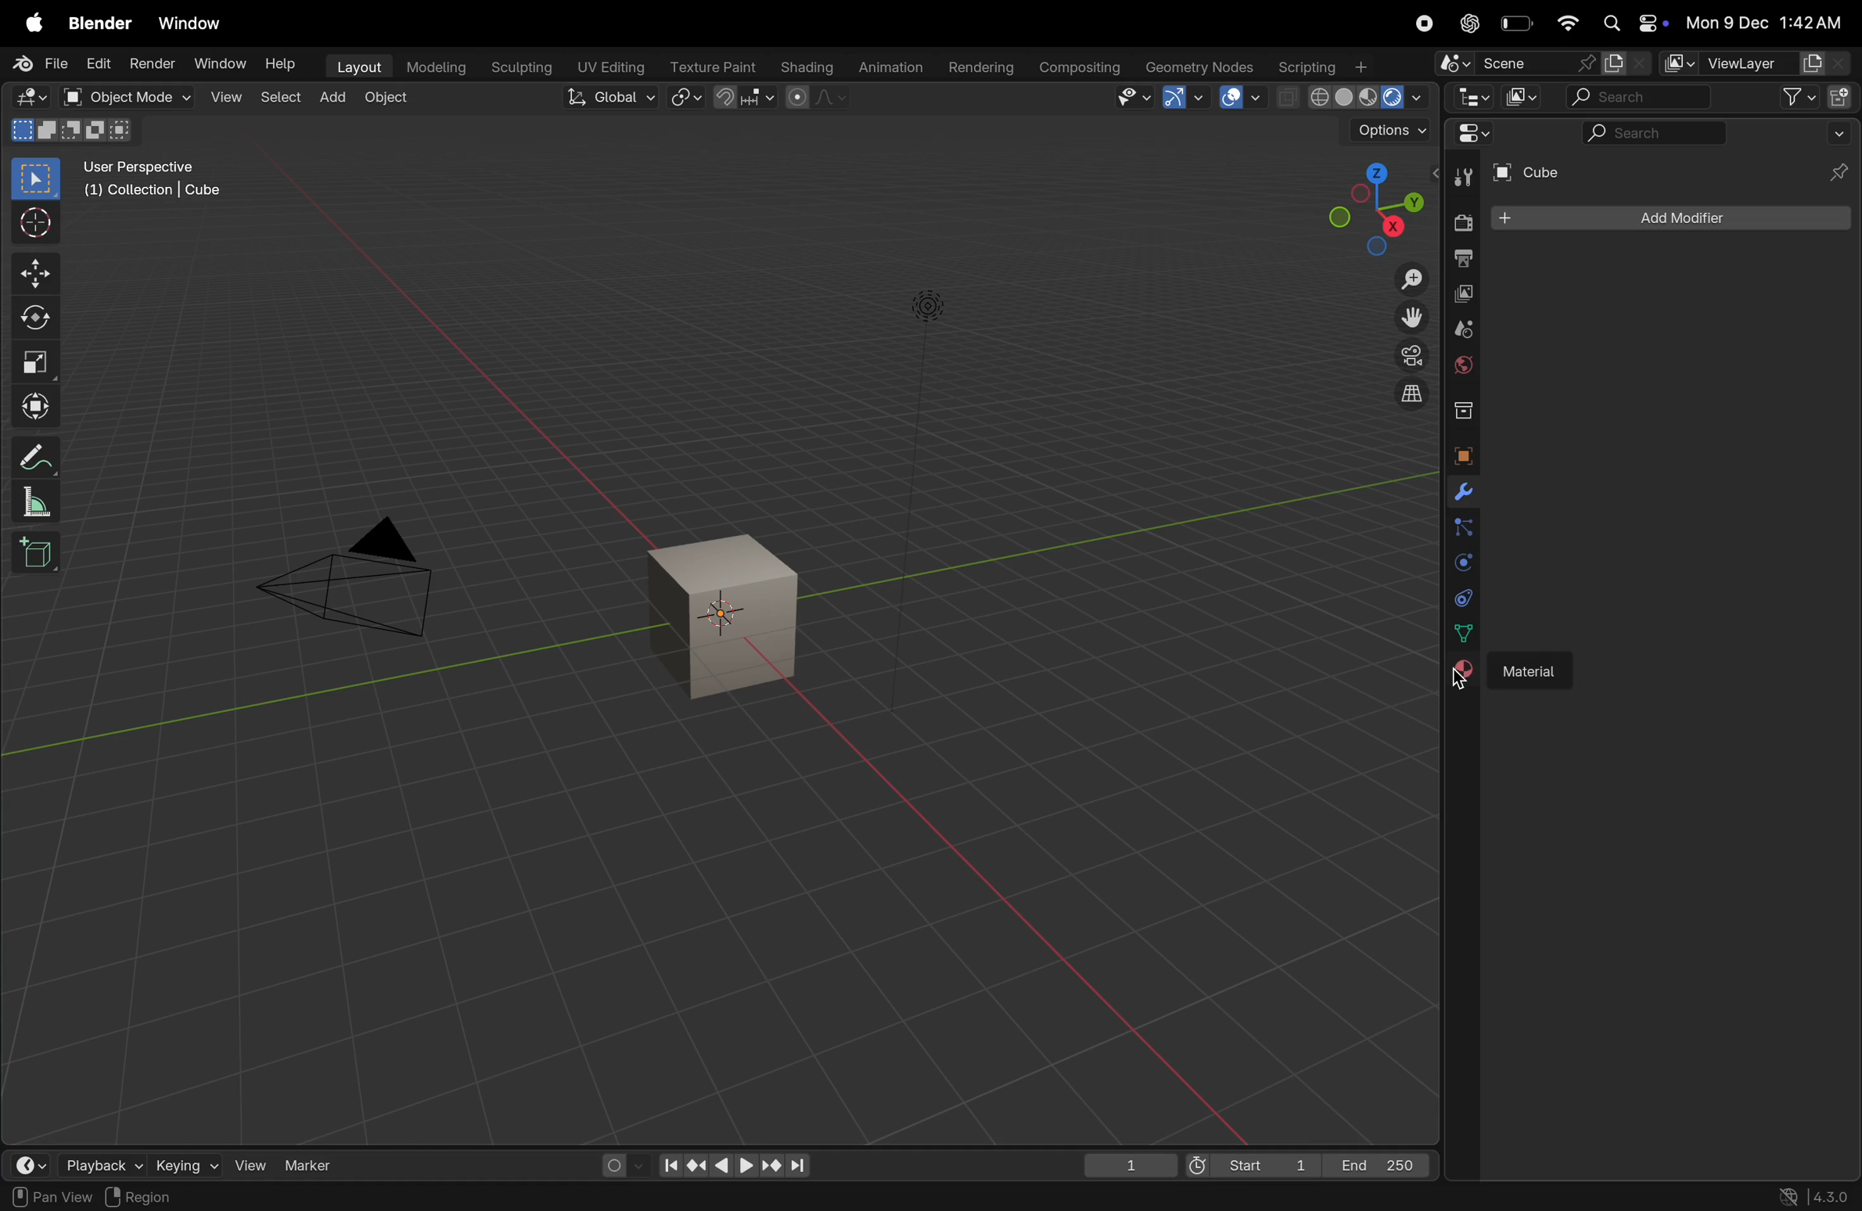  What do you see at coordinates (1458, 452) in the screenshot?
I see `objects` at bounding box center [1458, 452].